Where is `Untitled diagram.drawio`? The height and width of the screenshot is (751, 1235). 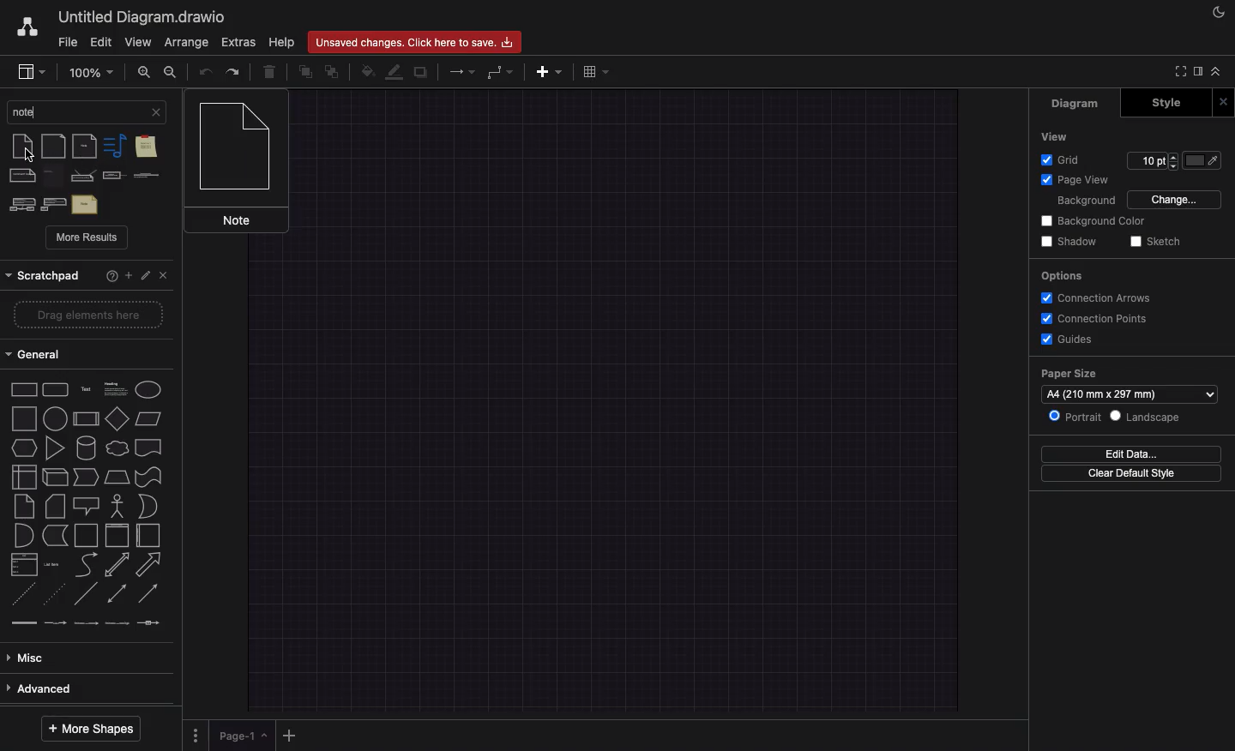
Untitled diagram.drawio is located at coordinates (144, 15).